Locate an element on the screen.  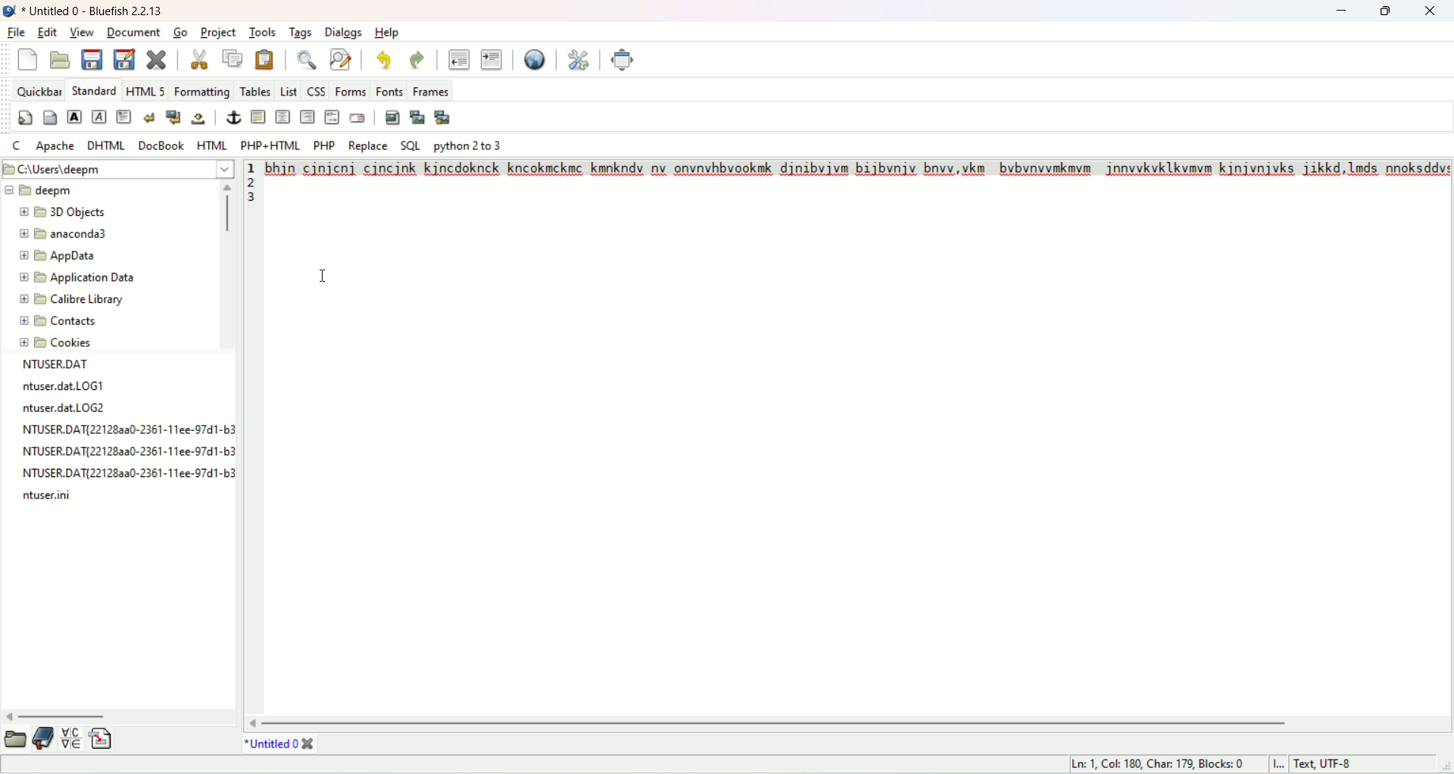
horizontal scroll bar is located at coordinates (782, 723).